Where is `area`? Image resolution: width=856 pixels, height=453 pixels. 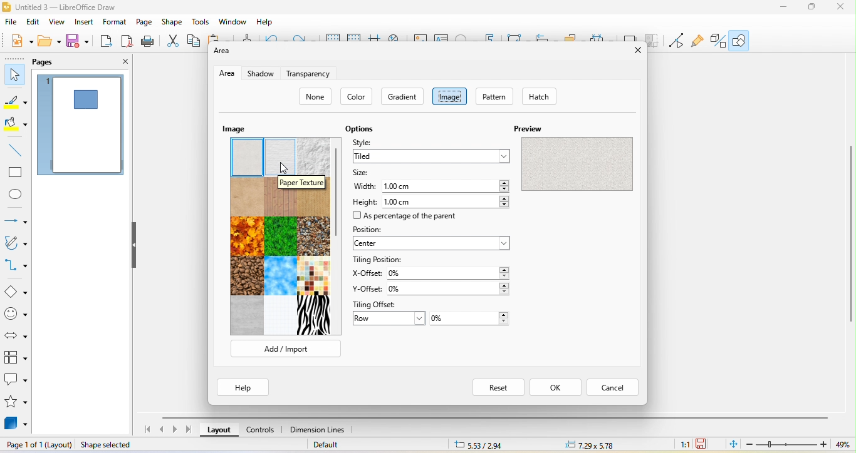 area is located at coordinates (225, 52).